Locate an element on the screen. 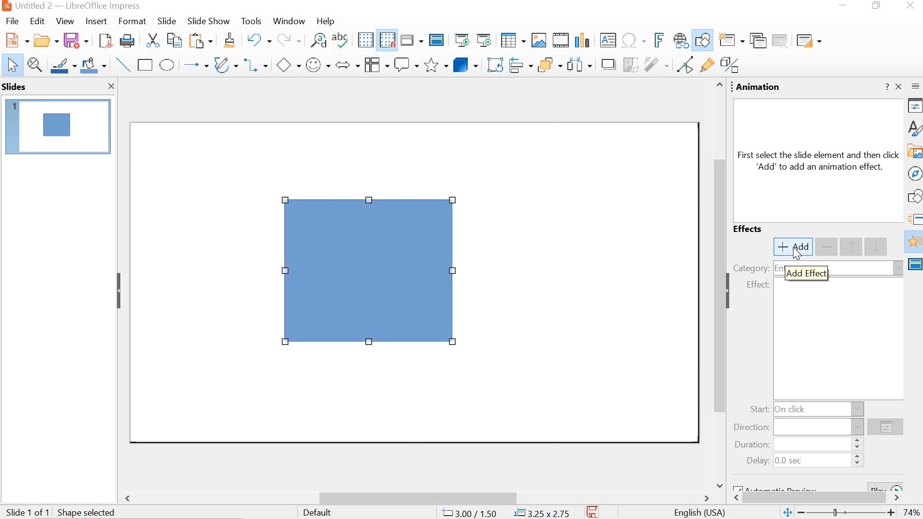  spelling is located at coordinates (340, 40).